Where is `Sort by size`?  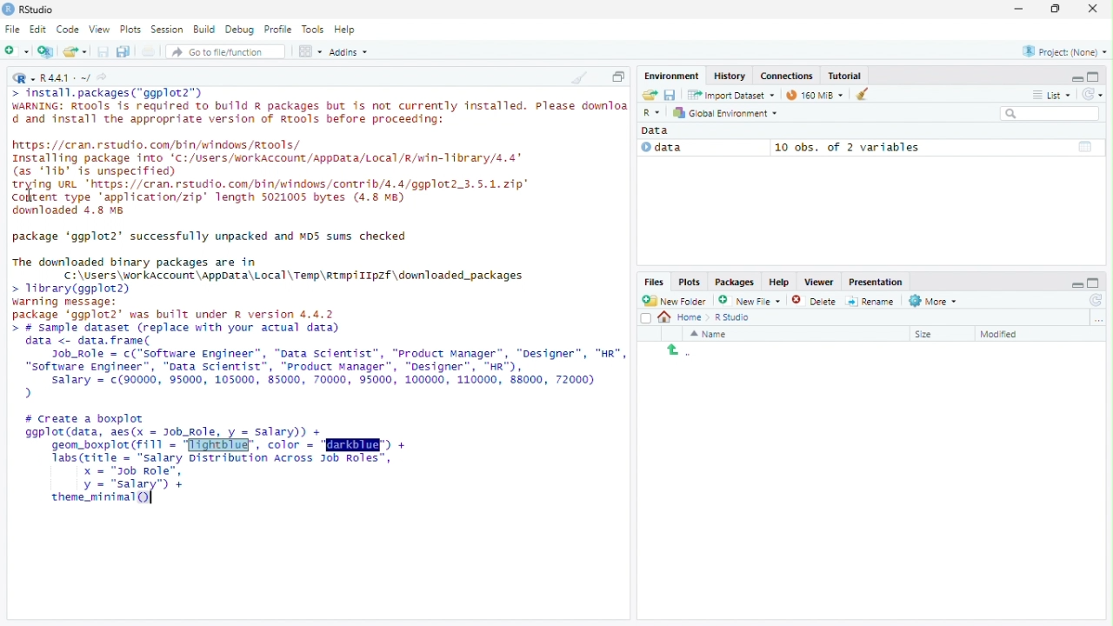
Sort by size is located at coordinates (936, 333).